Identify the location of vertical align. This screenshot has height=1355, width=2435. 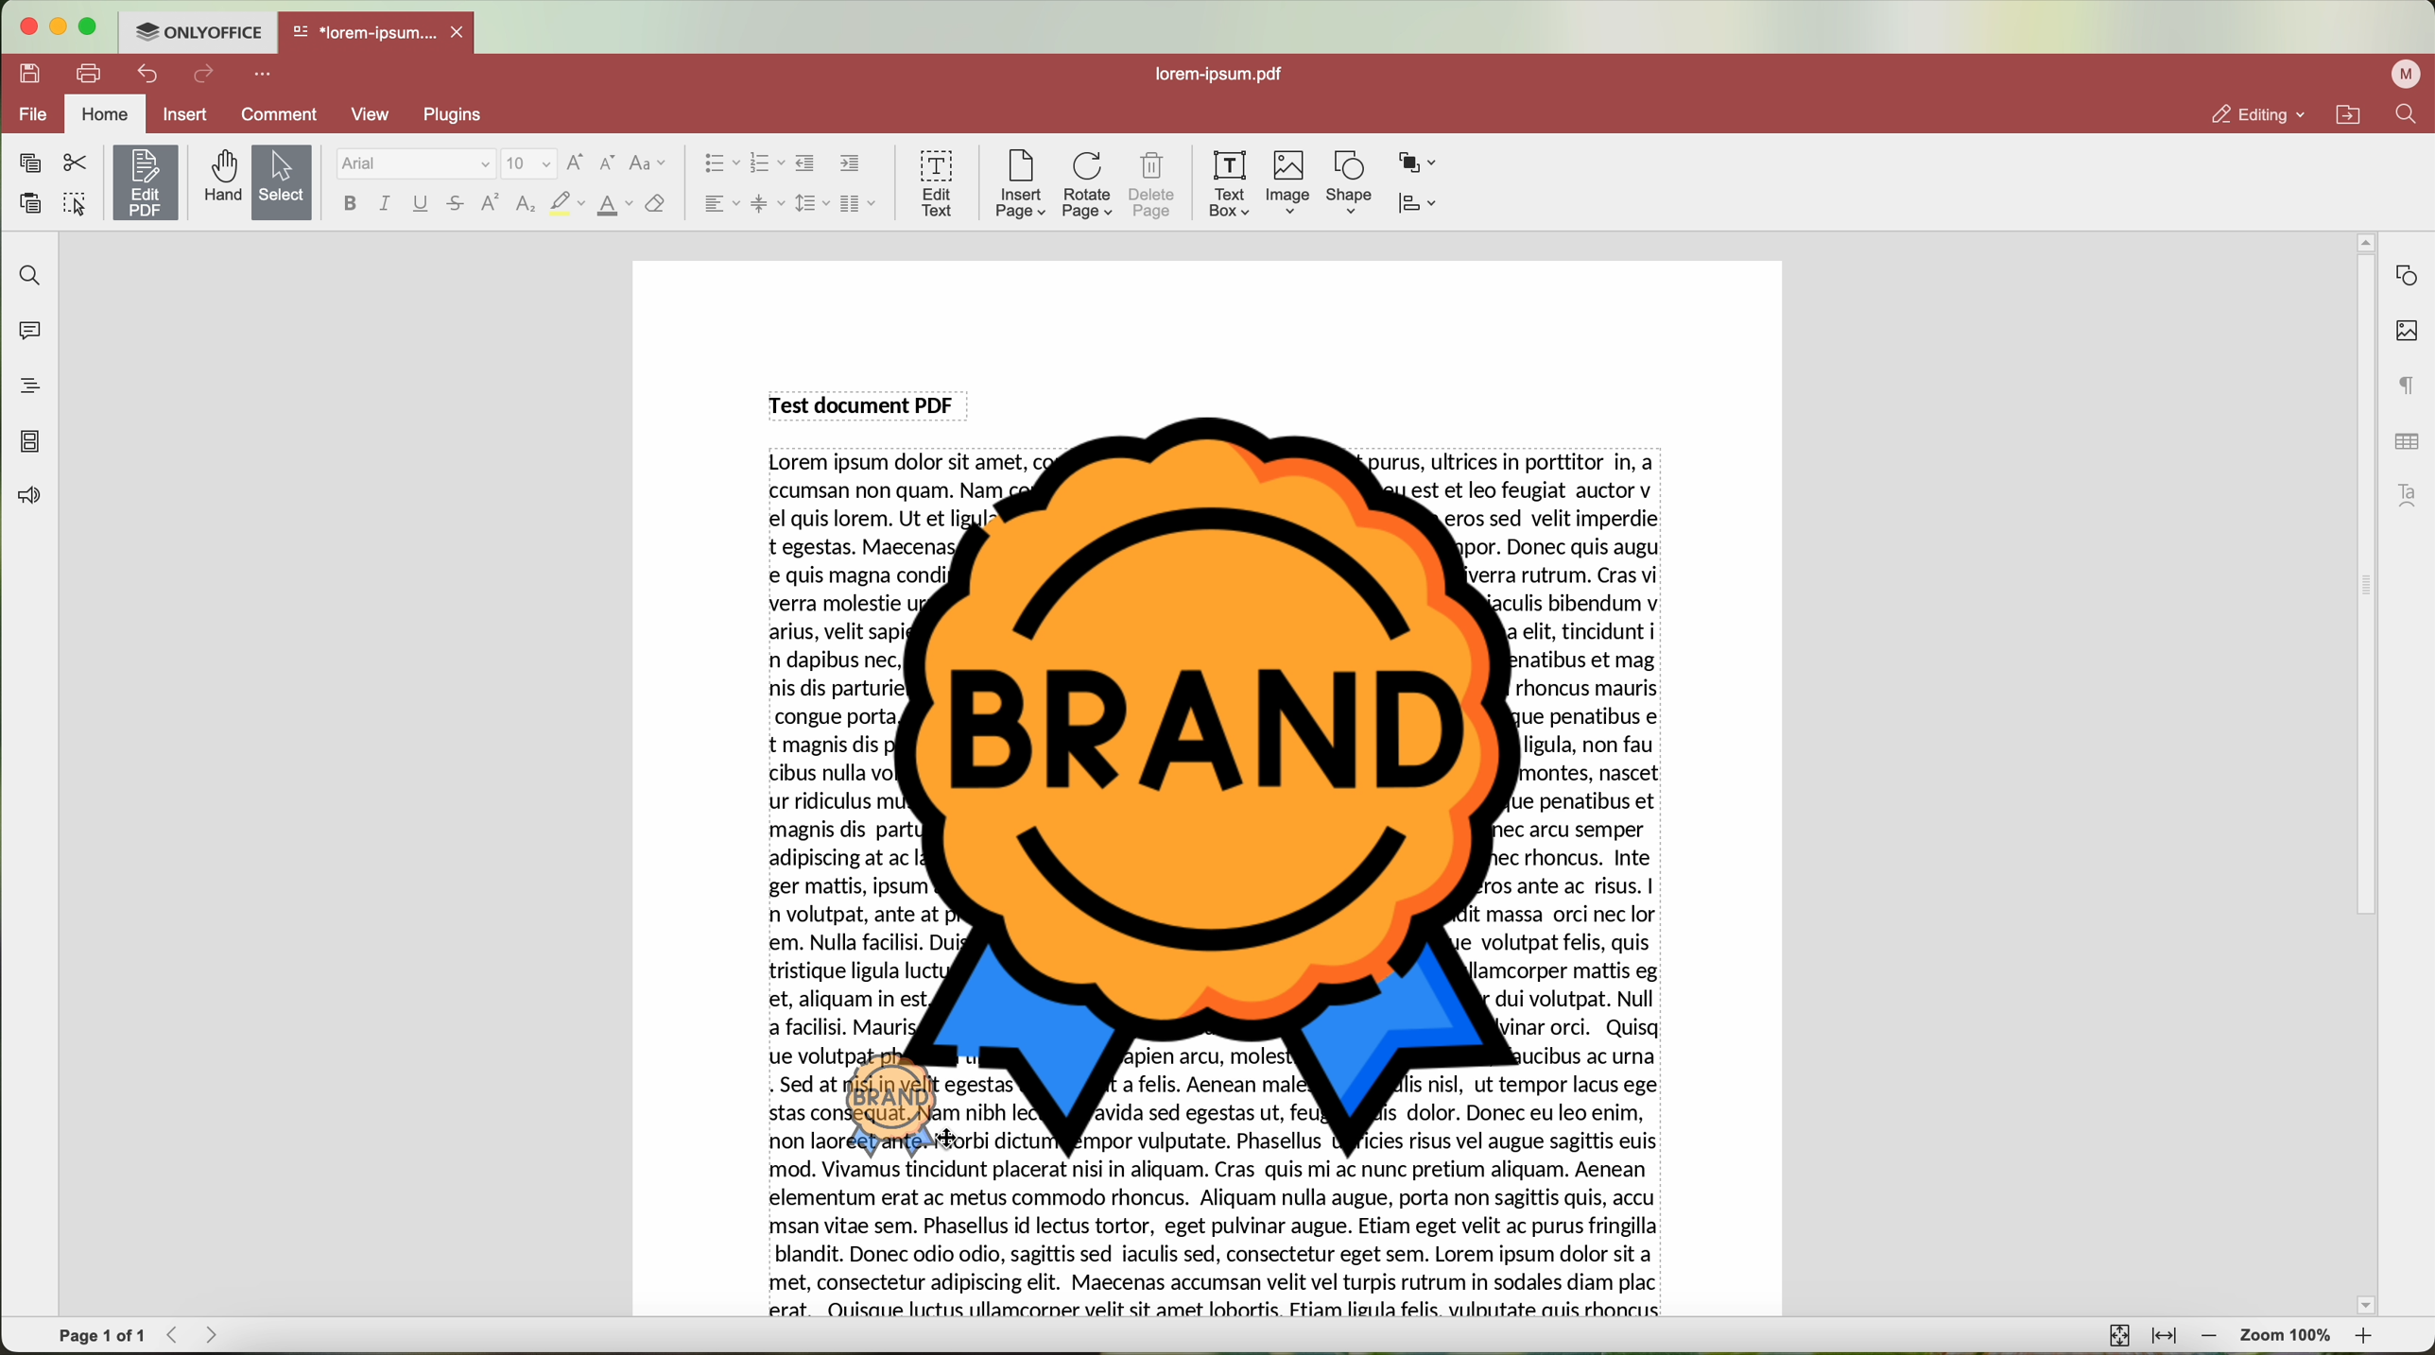
(767, 203).